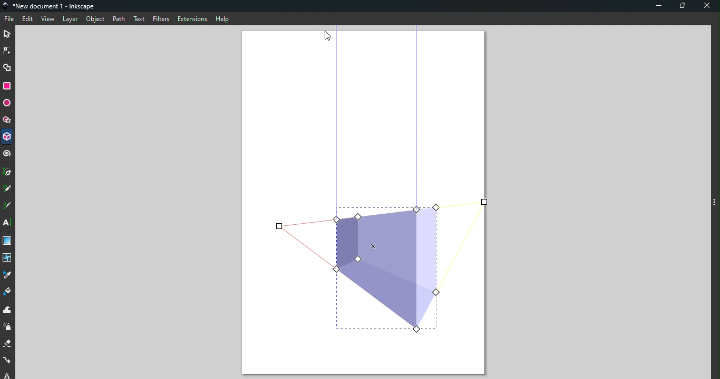 This screenshot has height=379, width=720. What do you see at coordinates (329, 37) in the screenshot?
I see `Cursor` at bounding box center [329, 37].